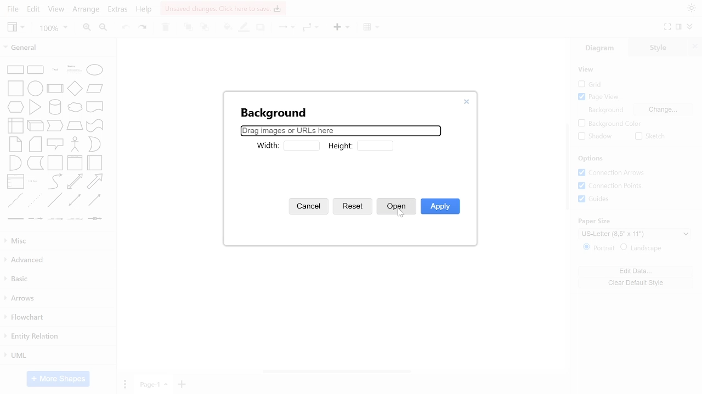  Describe the element at coordinates (58, 279) in the screenshot. I see `basic` at that location.